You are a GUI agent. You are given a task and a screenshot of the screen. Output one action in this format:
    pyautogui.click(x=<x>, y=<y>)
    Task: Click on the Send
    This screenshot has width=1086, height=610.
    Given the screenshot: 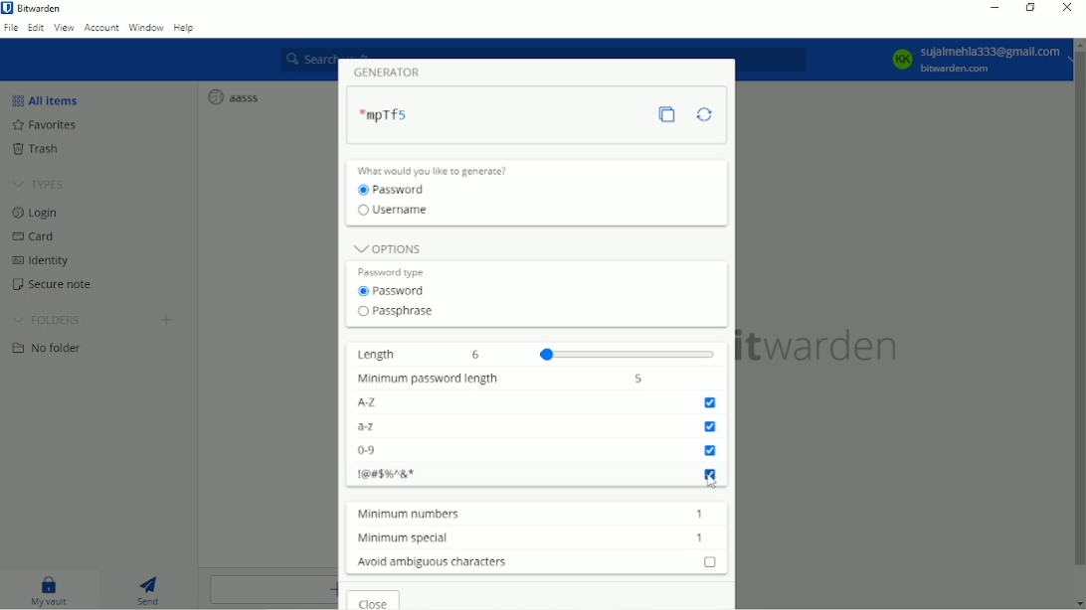 What is the action you would take?
    pyautogui.click(x=151, y=588)
    